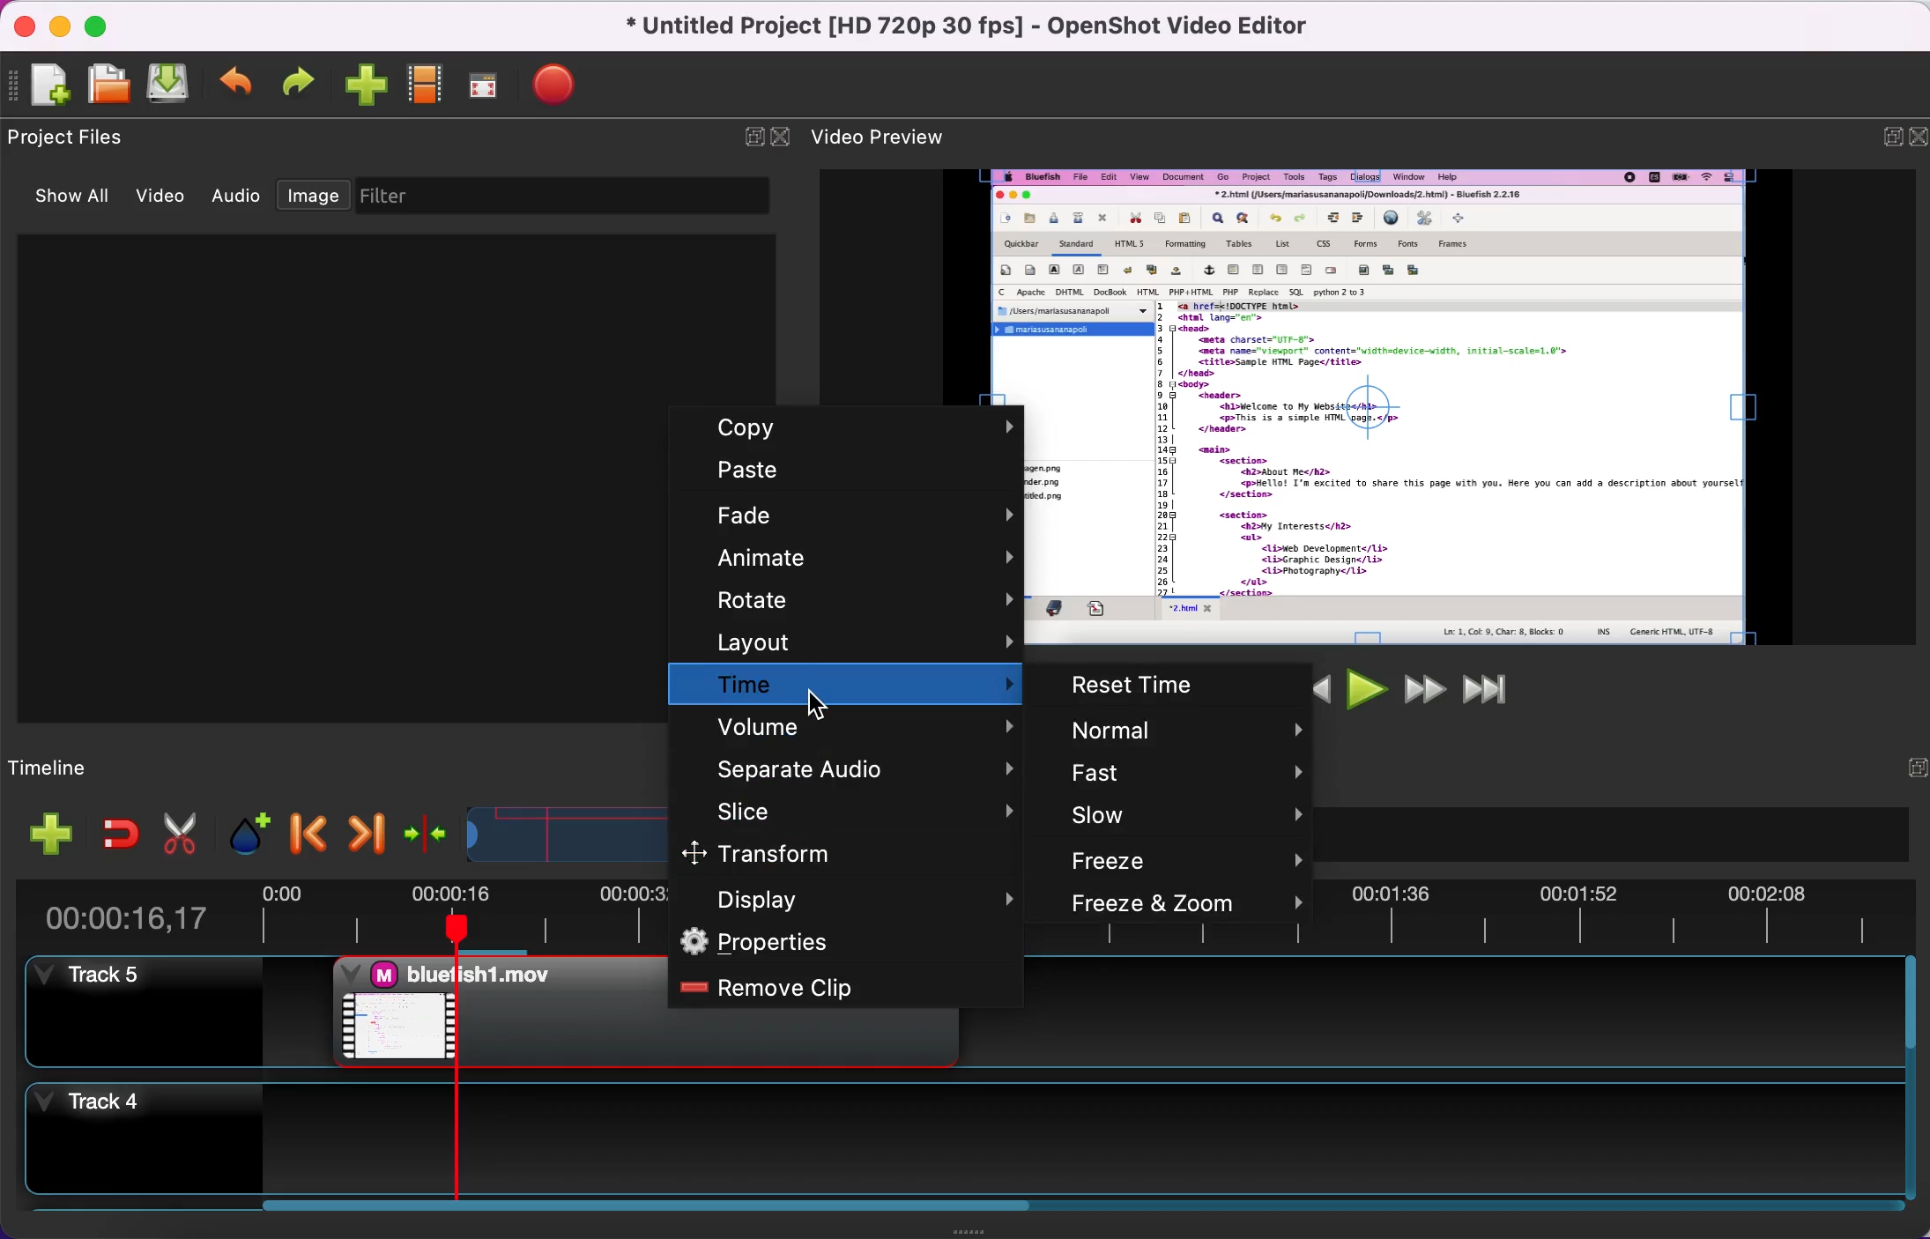 Image resolution: width=1930 pixels, height=1239 pixels. Describe the element at coordinates (427, 85) in the screenshot. I see `choose profile` at that location.